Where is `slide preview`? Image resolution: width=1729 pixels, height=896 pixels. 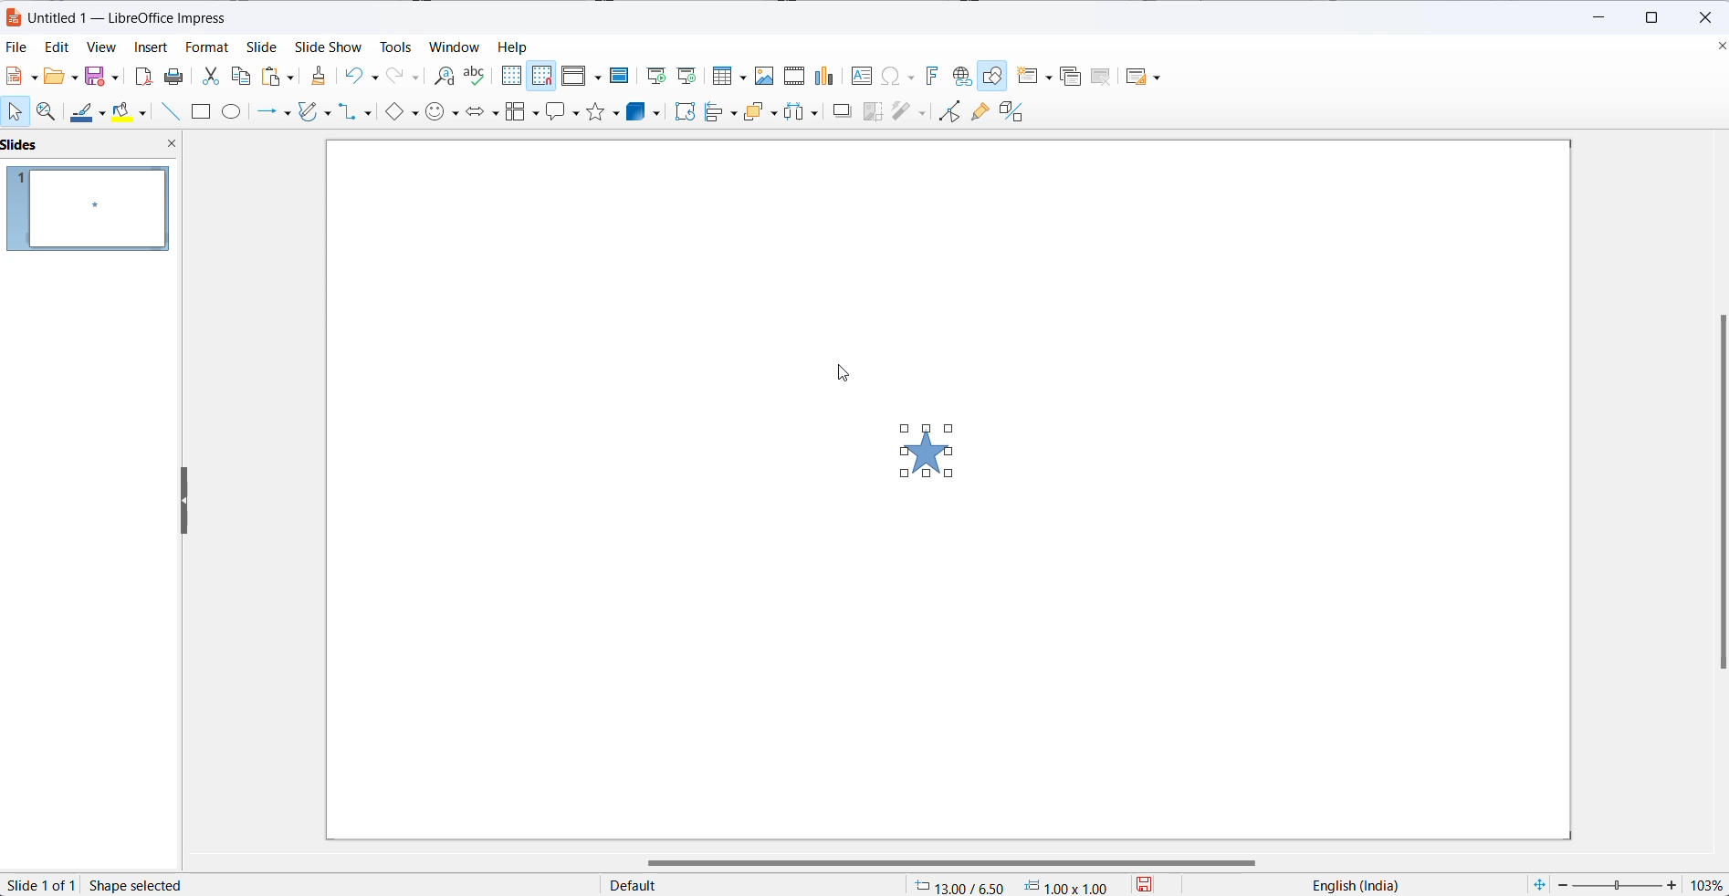
slide preview is located at coordinates (89, 211).